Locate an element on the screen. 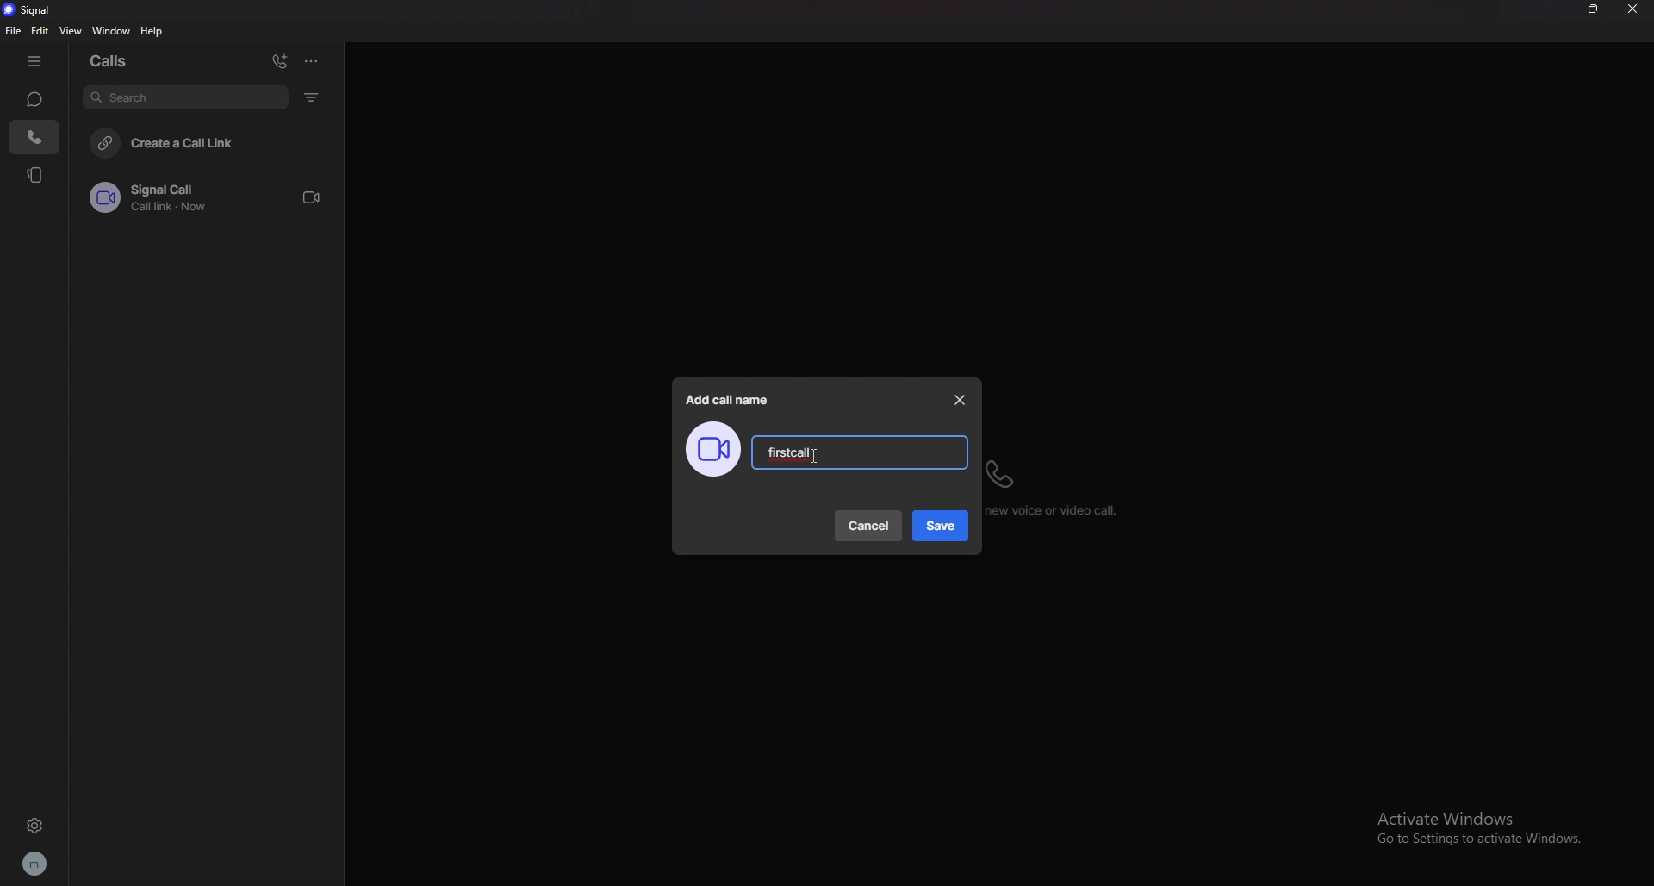 The width and height of the screenshot is (1654, 886). profile is located at coordinates (34, 864).